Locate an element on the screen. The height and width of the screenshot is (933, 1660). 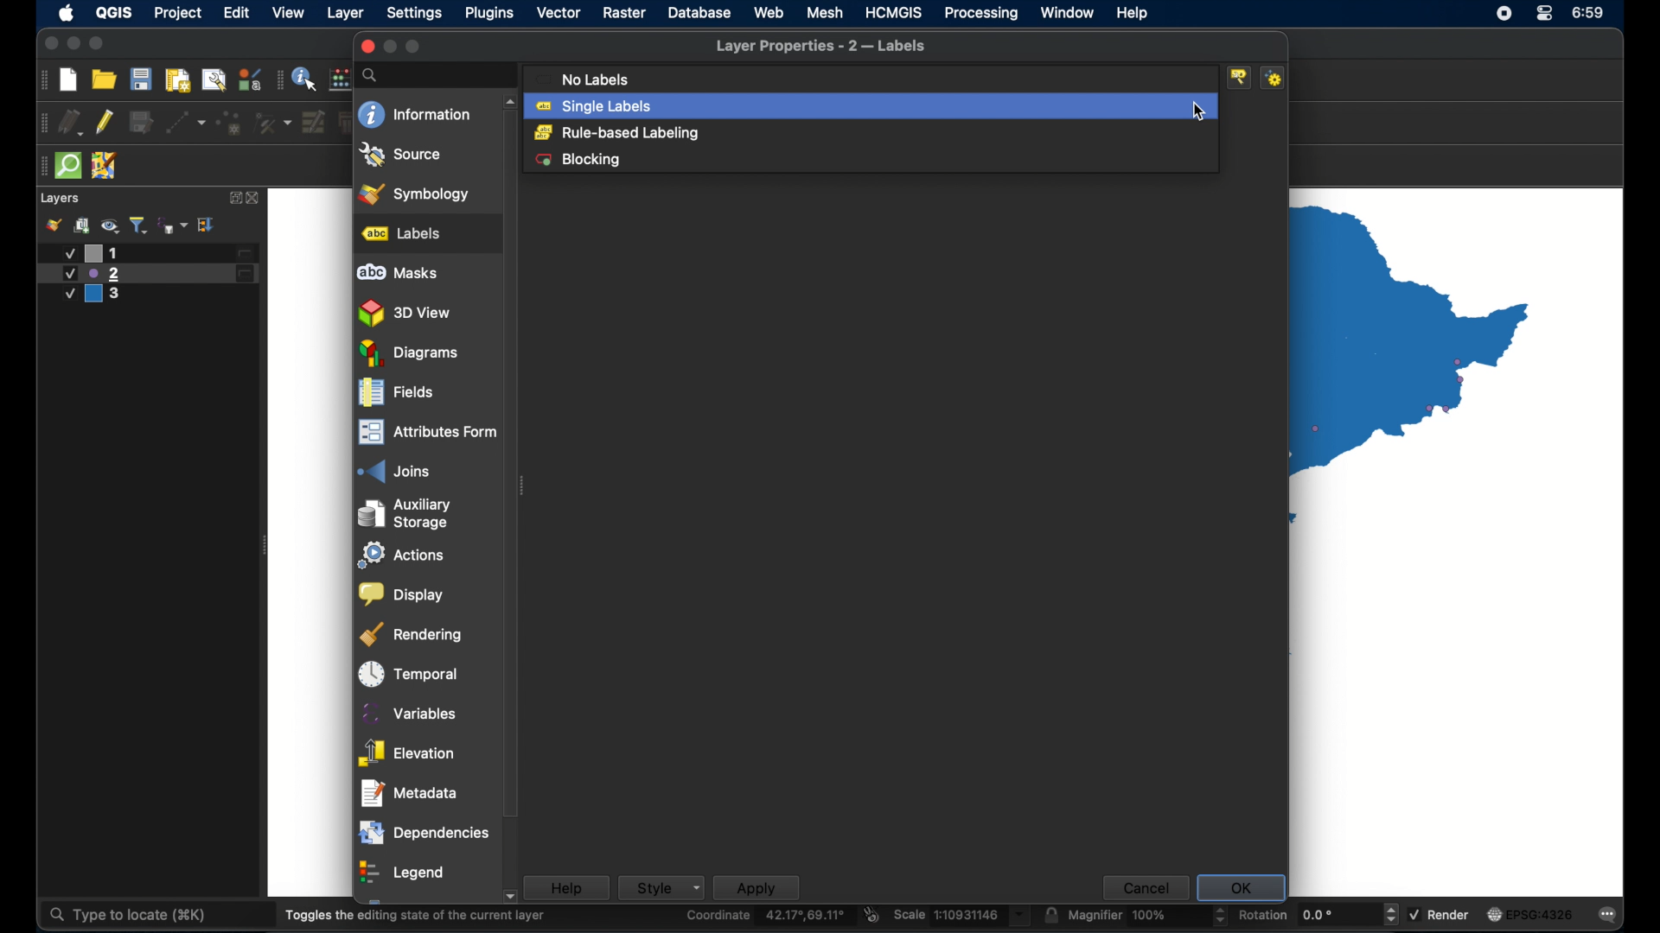
layer is located at coordinates (347, 14).